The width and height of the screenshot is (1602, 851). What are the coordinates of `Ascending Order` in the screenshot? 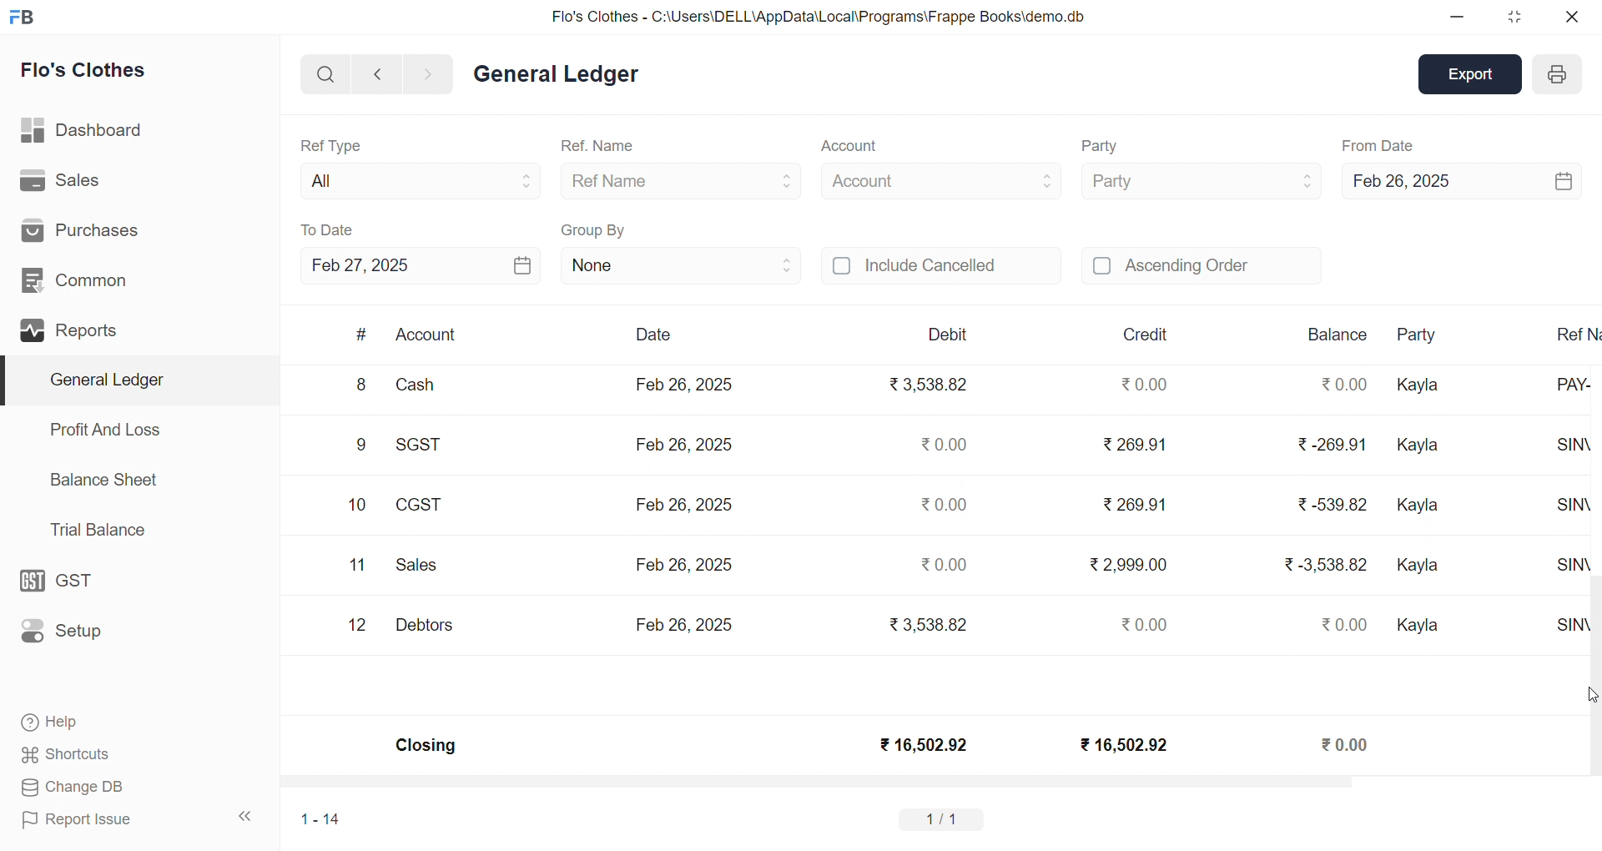 It's located at (1201, 264).